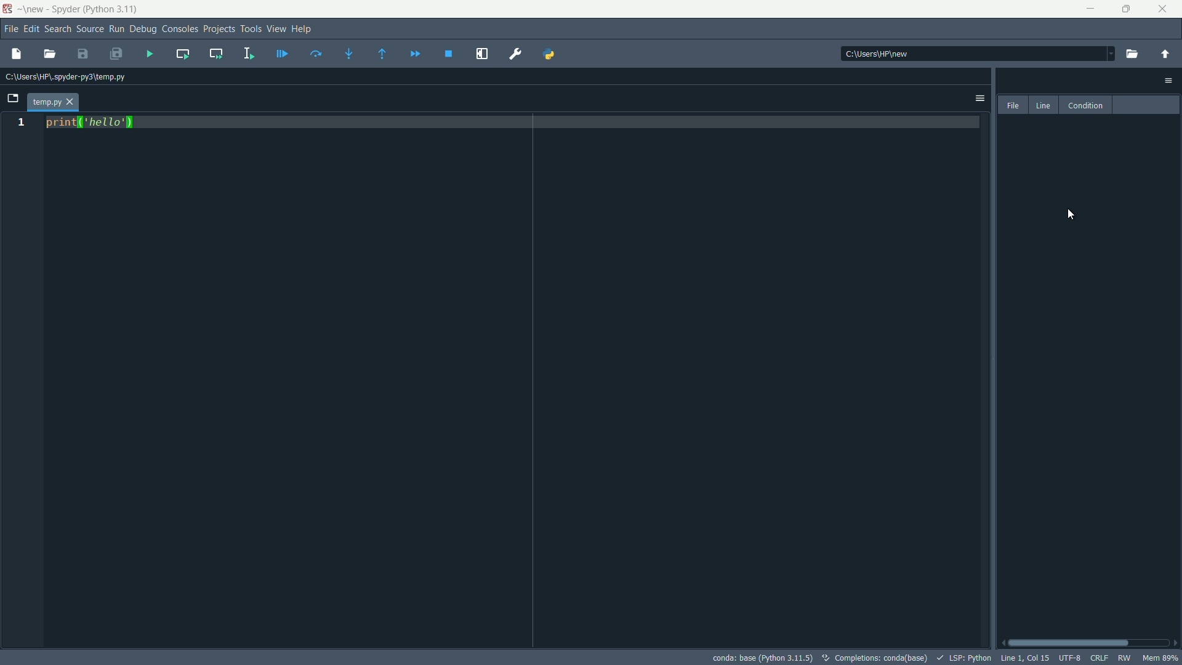 The height and width of the screenshot is (665, 1182). I want to click on maximize current pane, so click(482, 55).